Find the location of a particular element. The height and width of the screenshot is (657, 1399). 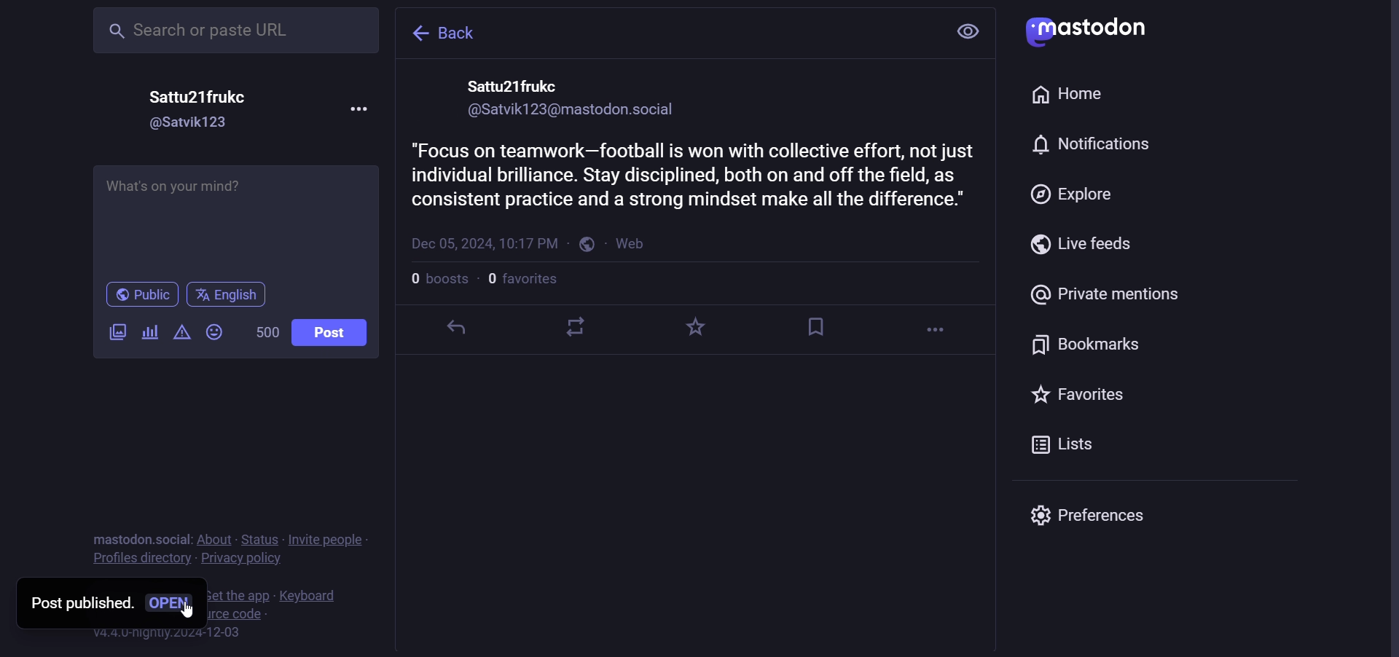

private mention is located at coordinates (1100, 292).